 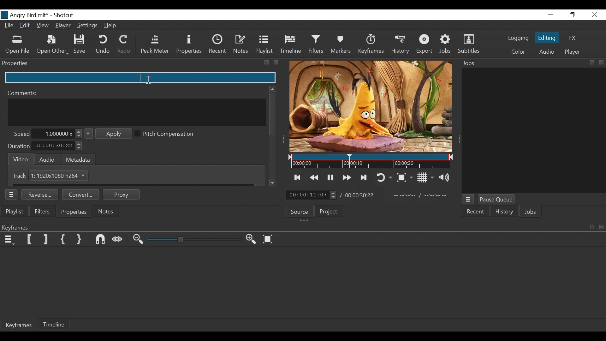 I want to click on FX, so click(x=573, y=38).